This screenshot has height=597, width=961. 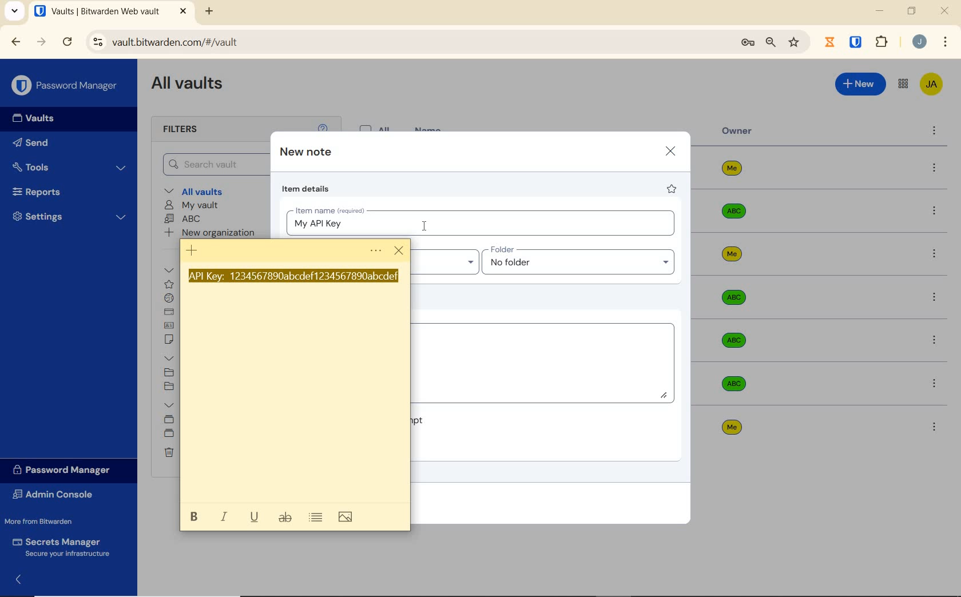 I want to click on extensions, so click(x=883, y=41).